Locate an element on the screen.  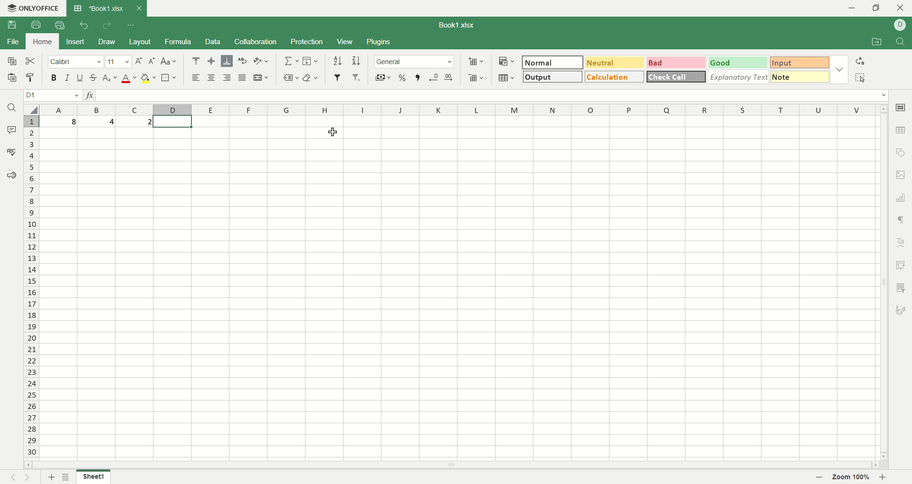
zoom in is located at coordinates (884, 477).